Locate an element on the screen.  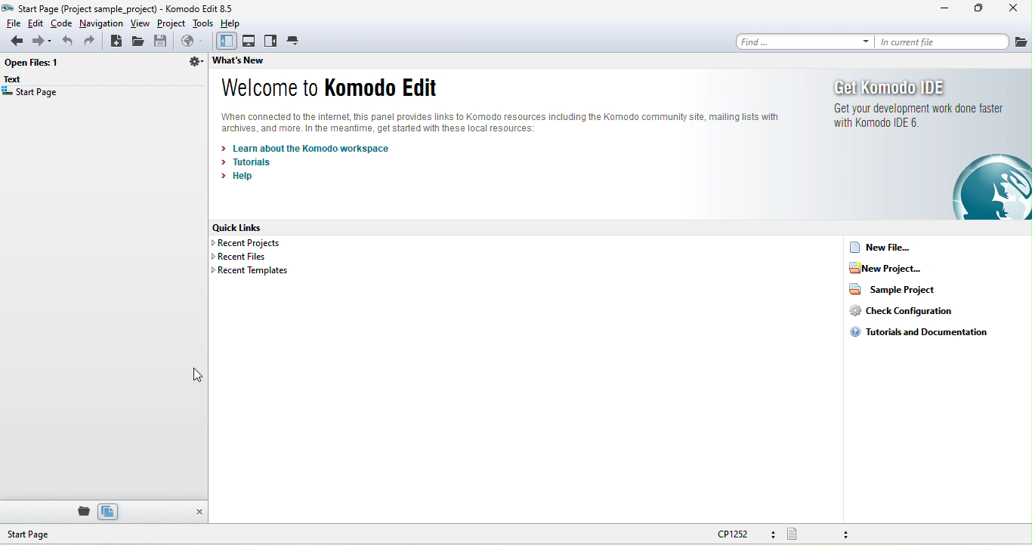
right pane is located at coordinates (271, 42).